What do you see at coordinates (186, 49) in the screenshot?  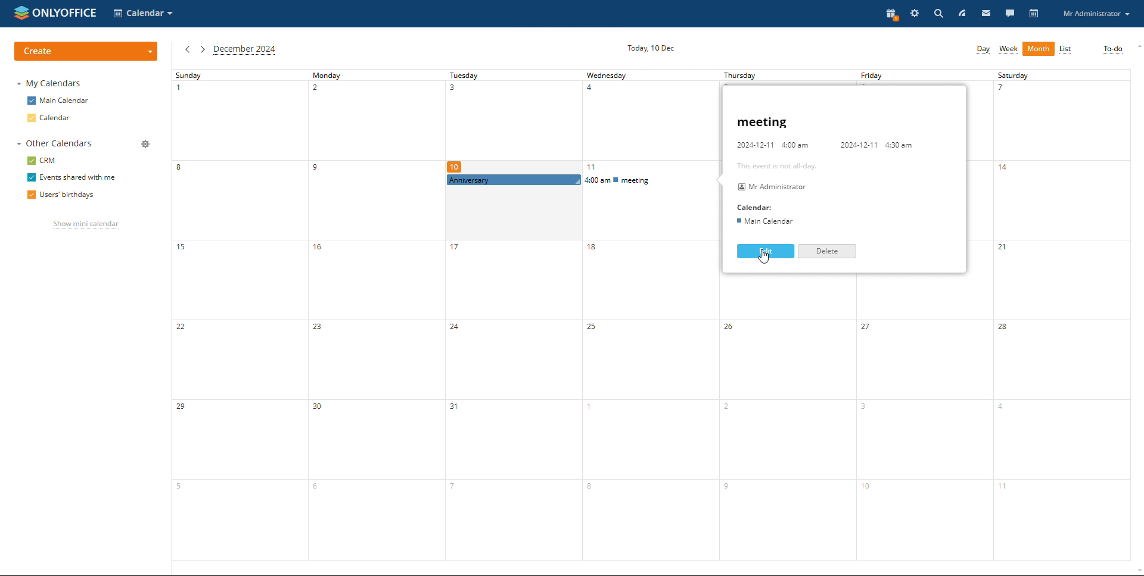 I see `previous month` at bounding box center [186, 49].